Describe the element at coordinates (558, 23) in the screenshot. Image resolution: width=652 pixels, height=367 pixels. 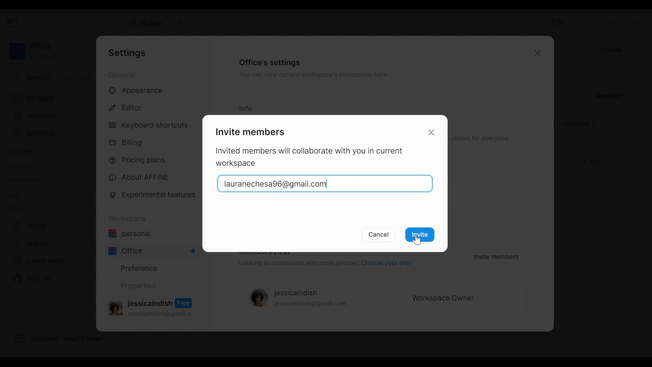
I see `Show/Hide Sidebar` at that location.